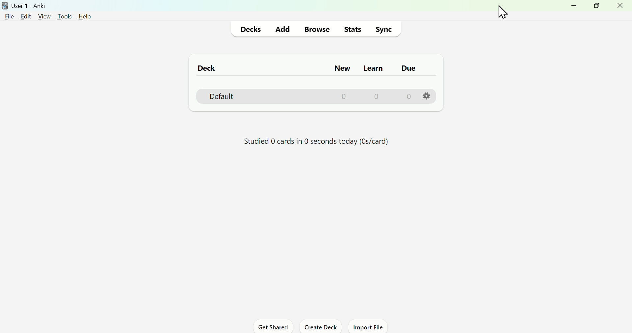 The width and height of the screenshot is (632, 333). What do you see at coordinates (369, 327) in the screenshot?
I see `Import` at bounding box center [369, 327].